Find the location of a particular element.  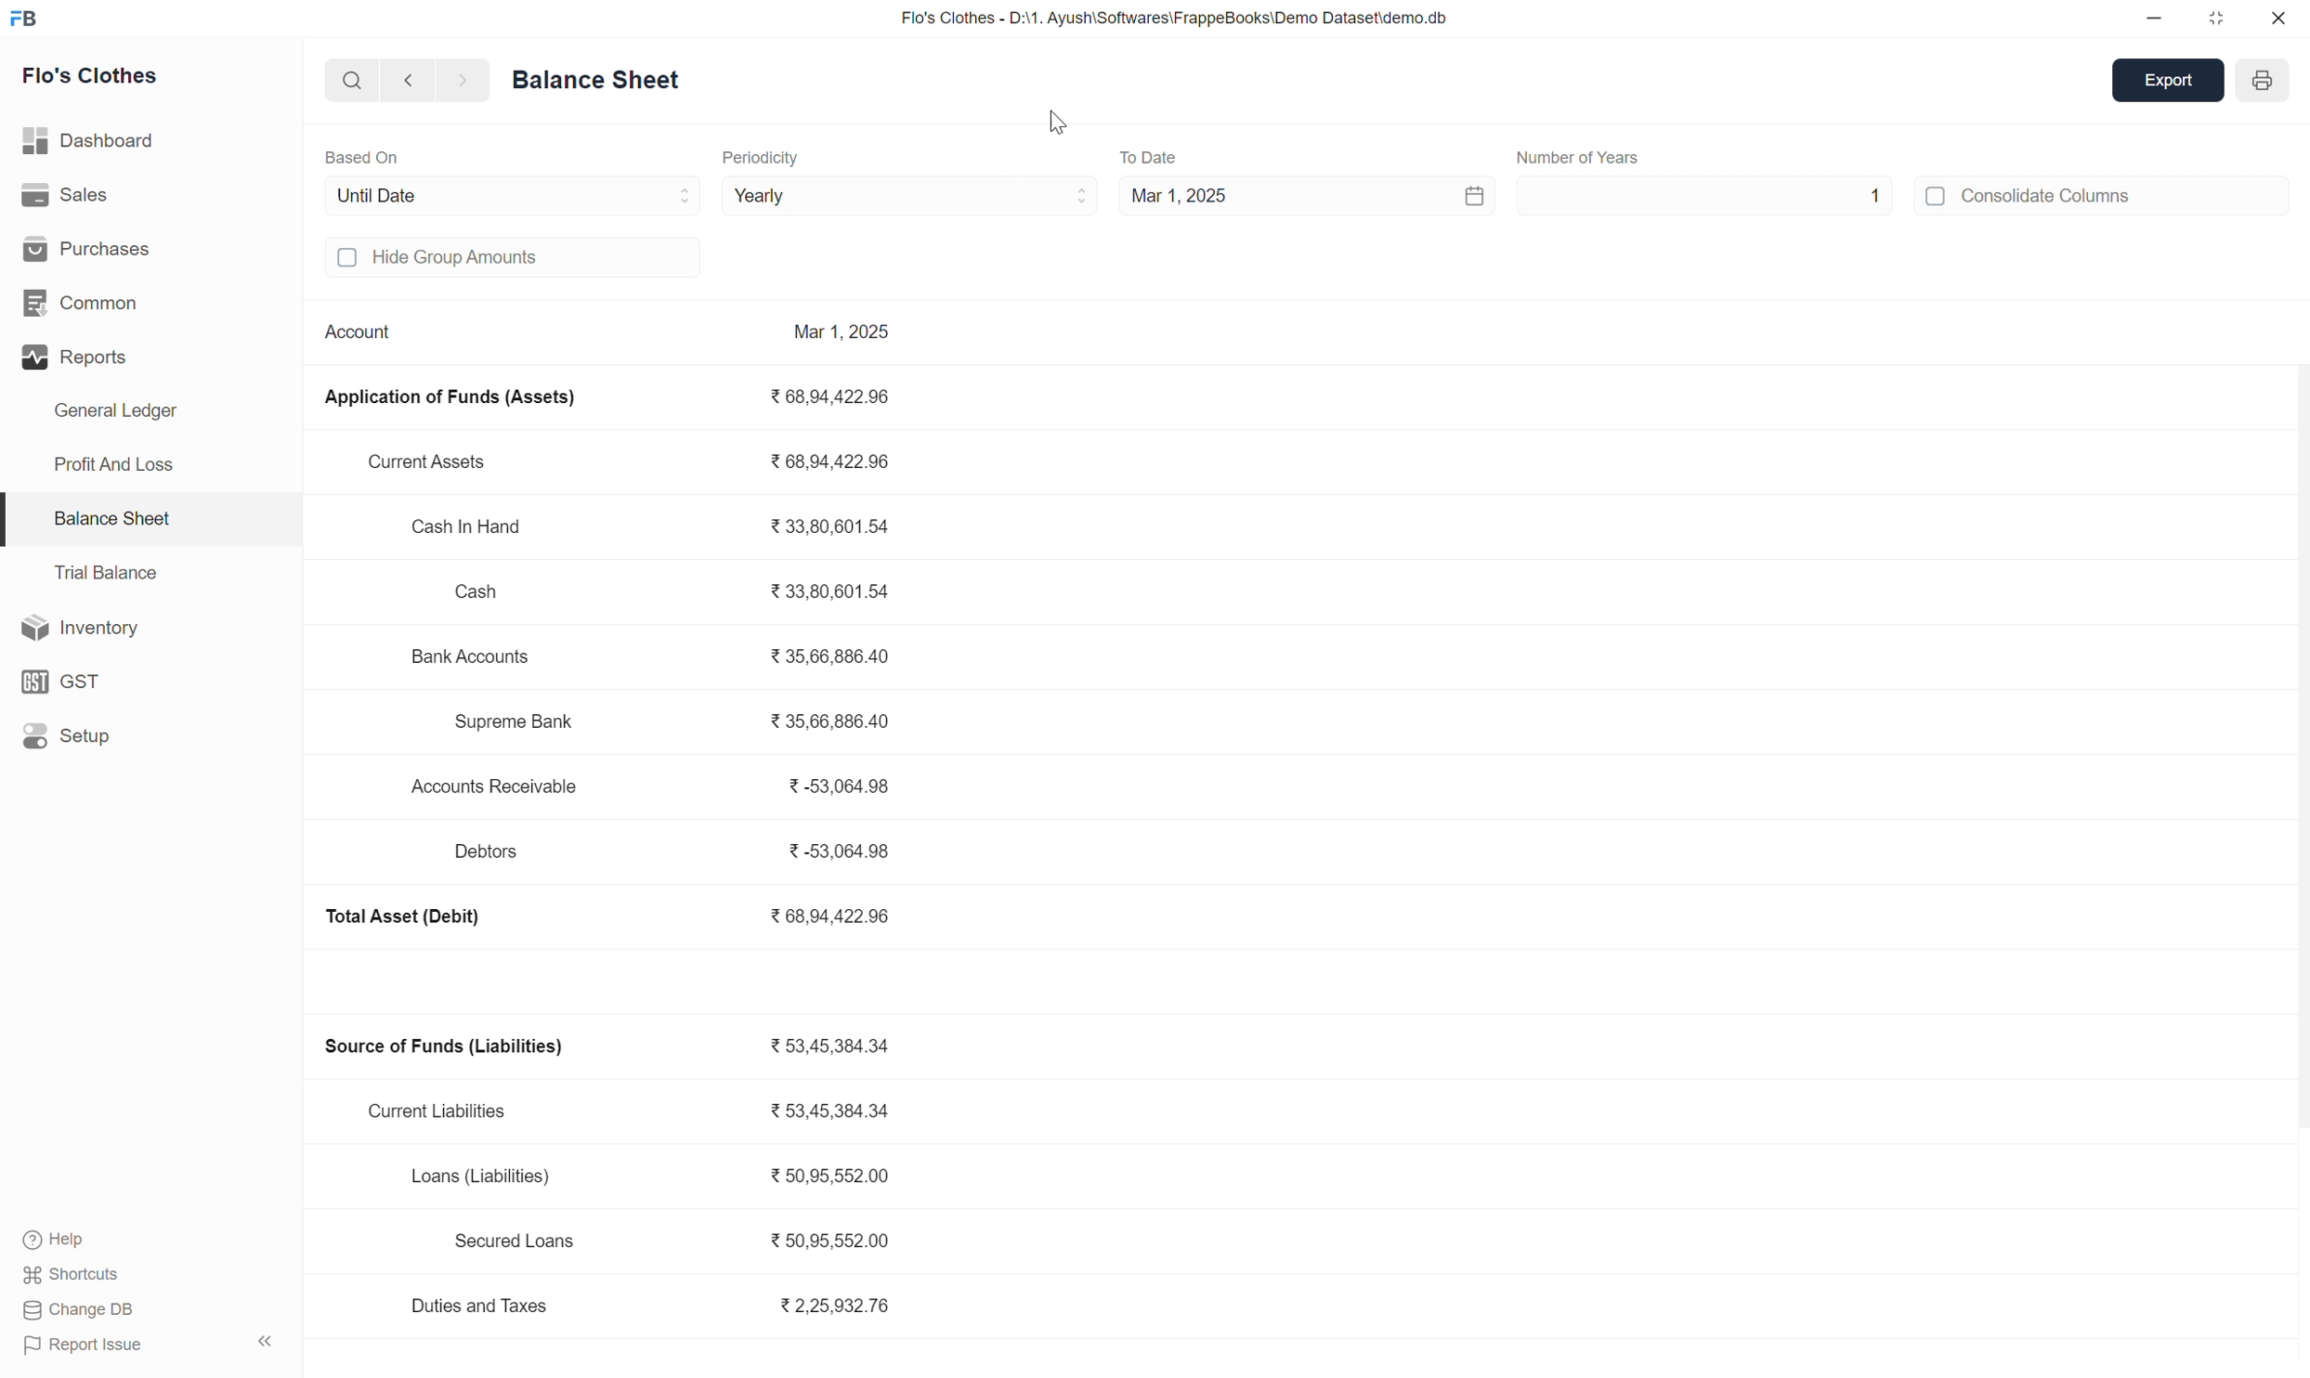

search is located at coordinates (348, 81).